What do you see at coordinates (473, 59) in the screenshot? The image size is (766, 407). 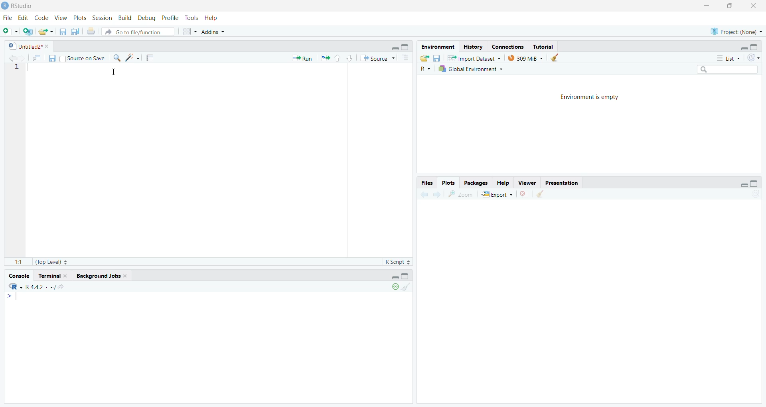 I see `IMport vataset ©` at bounding box center [473, 59].